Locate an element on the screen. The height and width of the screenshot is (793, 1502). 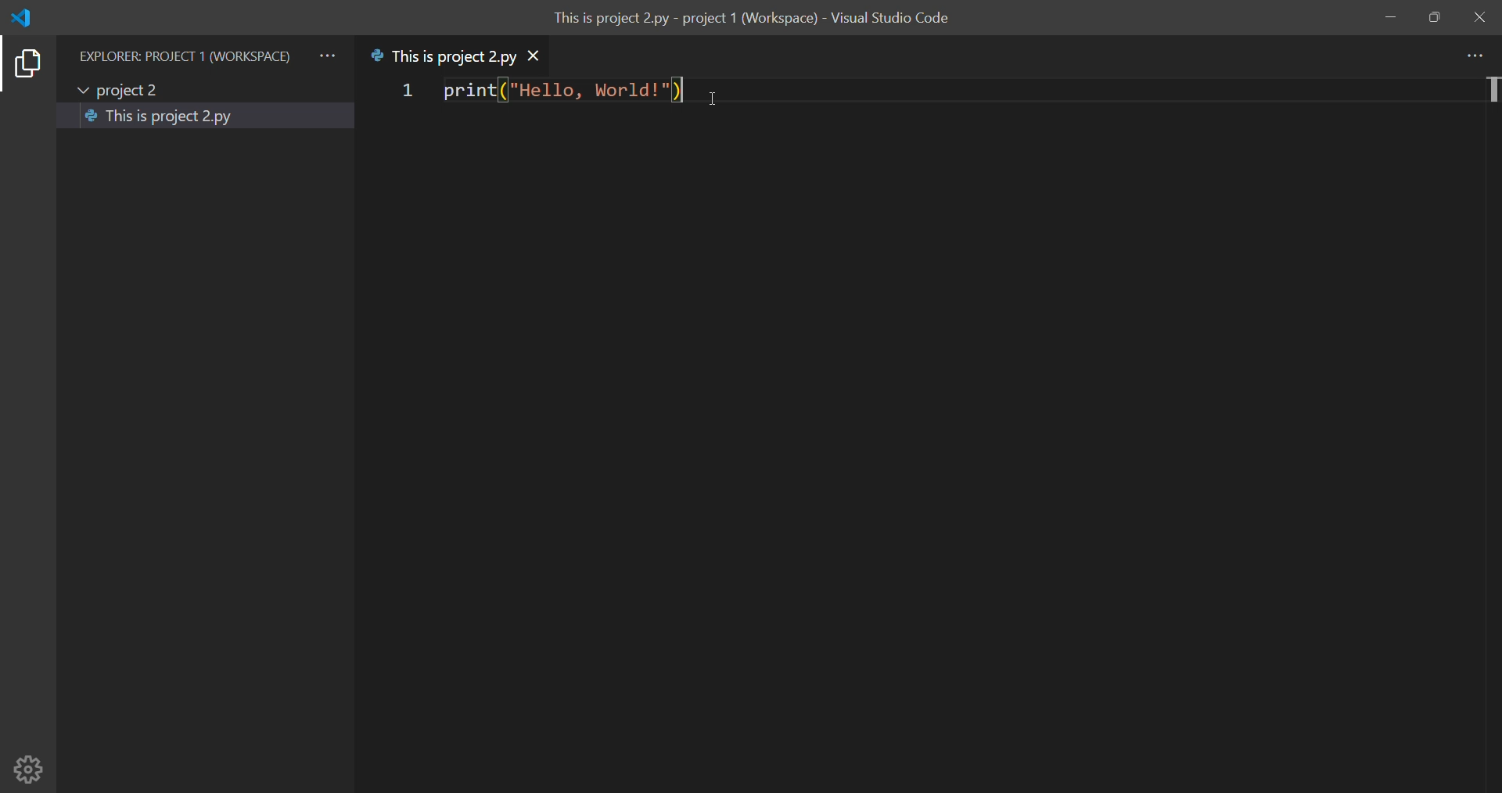
setting is located at coordinates (31, 764).